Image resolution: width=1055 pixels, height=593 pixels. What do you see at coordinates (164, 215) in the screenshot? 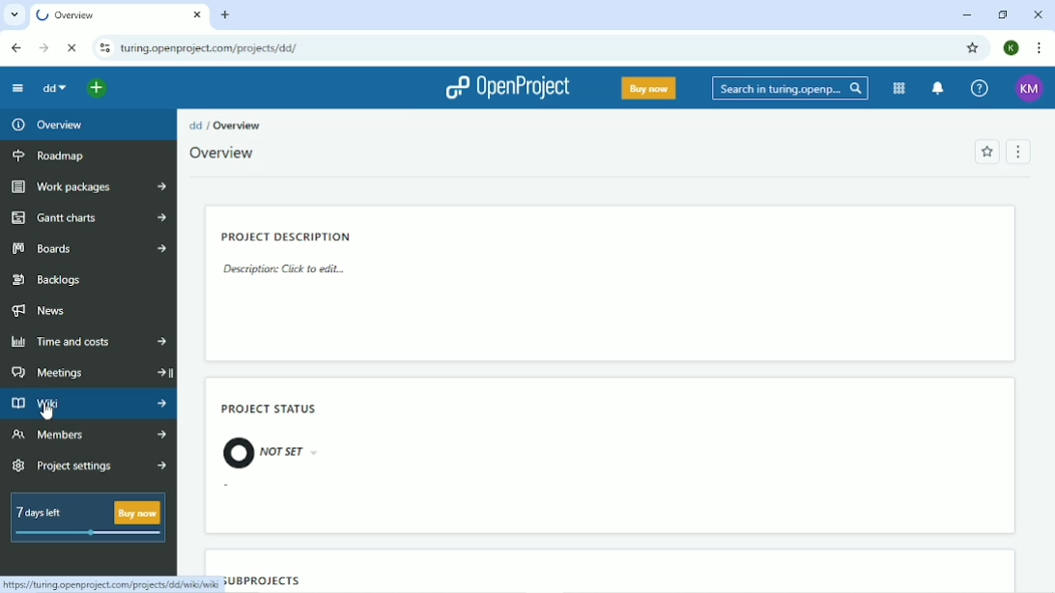
I see `More` at bounding box center [164, 215].